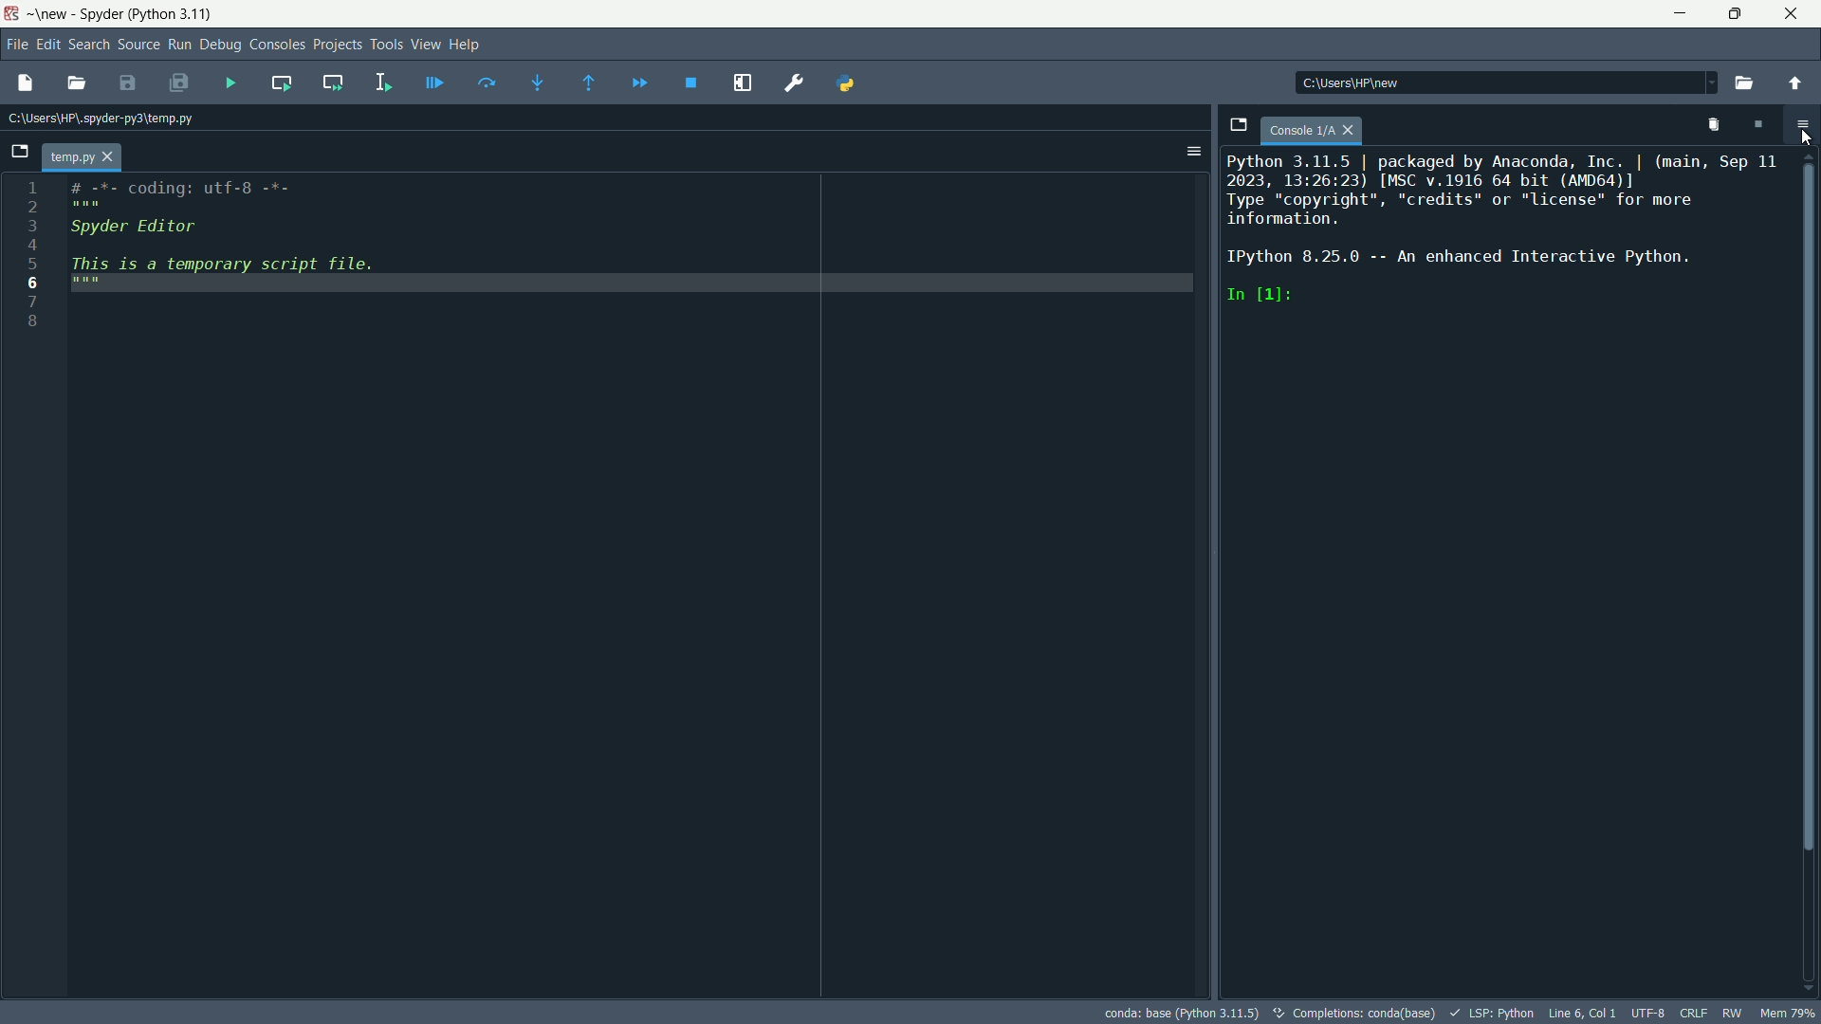 The image size is (1821, 1024). Describe the element at coordinates (1490, 1014) in the screenshot. I see `LSP: Python` at that location.